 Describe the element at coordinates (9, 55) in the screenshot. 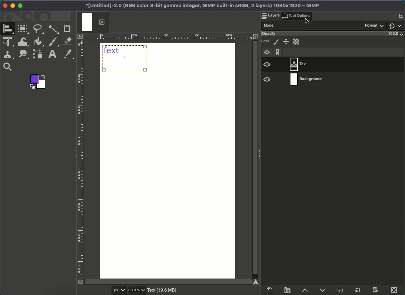

I see `Clone` at that location.